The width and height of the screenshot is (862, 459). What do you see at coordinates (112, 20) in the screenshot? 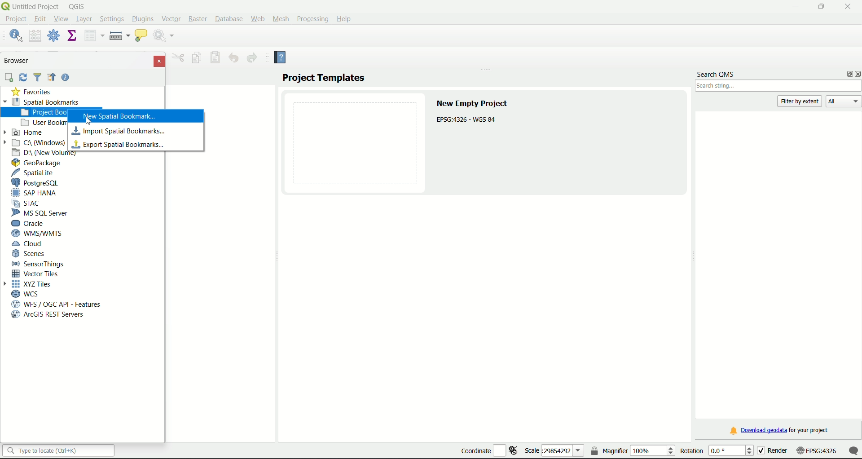
I see `Settings` at bounding box center [112, 20].